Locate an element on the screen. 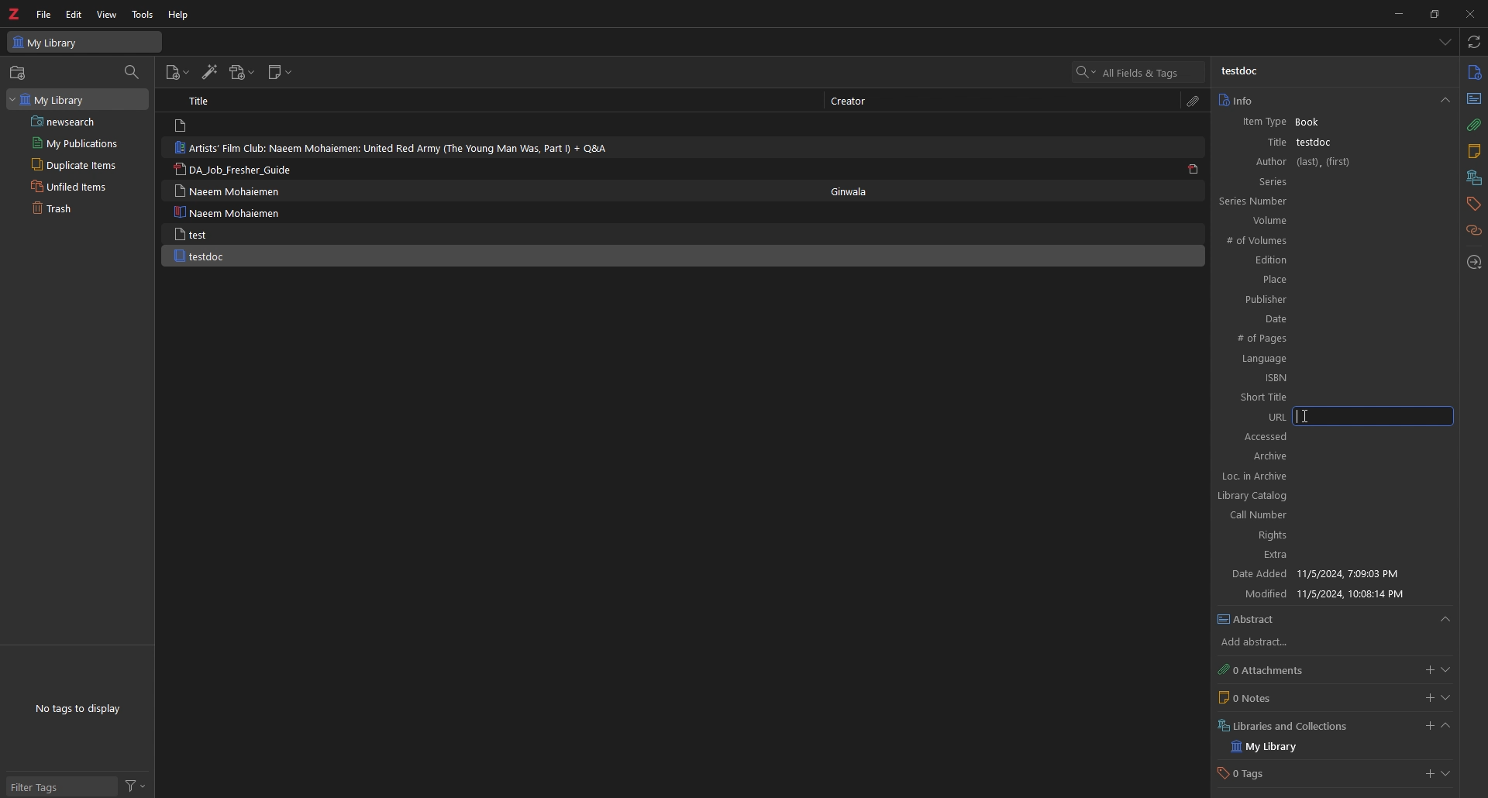 Image resolution: width=1488 pixels, height=798 pixels. ISBN is located at coordinates (1321, 377).